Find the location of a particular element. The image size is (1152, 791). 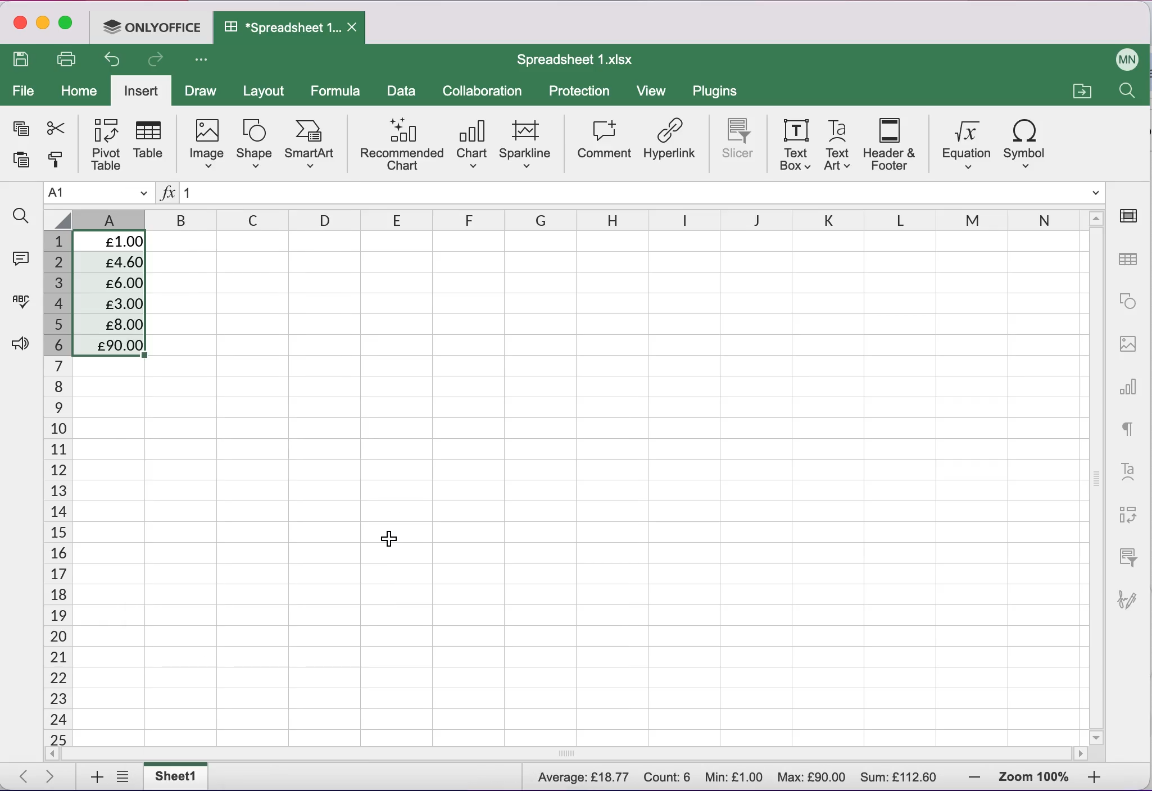

image is located at coordinates (206, 145).